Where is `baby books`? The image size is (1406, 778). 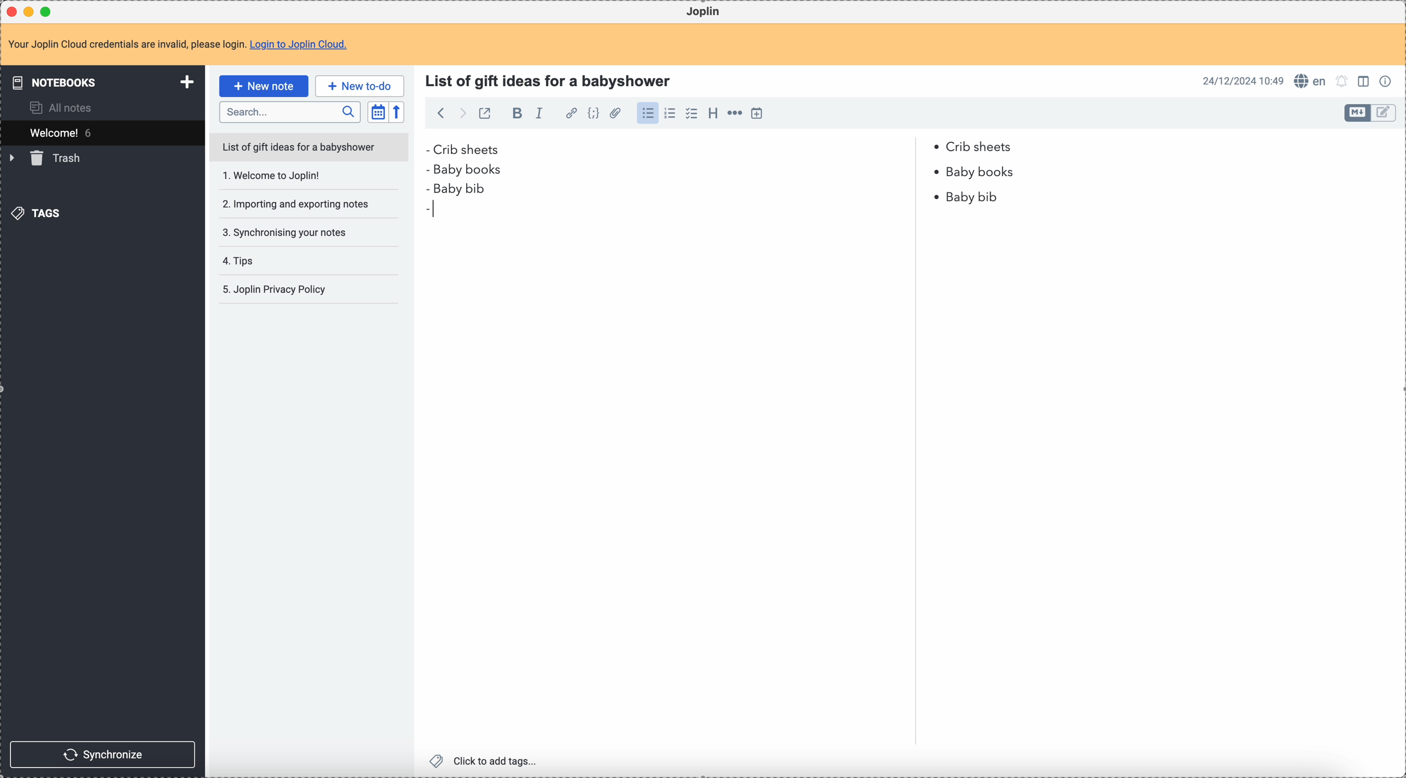
baby books is located at coordinates (984, 172).